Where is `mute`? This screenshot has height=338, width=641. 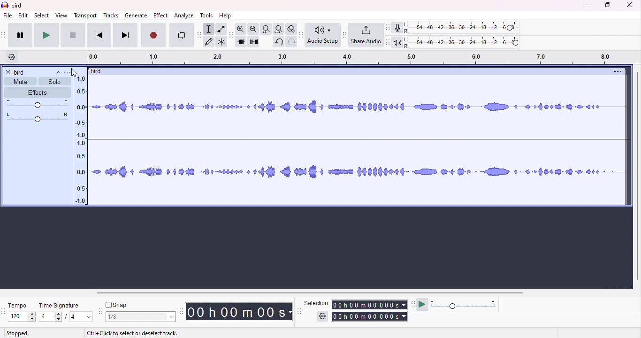
mute is located at coordinates (19, 82).